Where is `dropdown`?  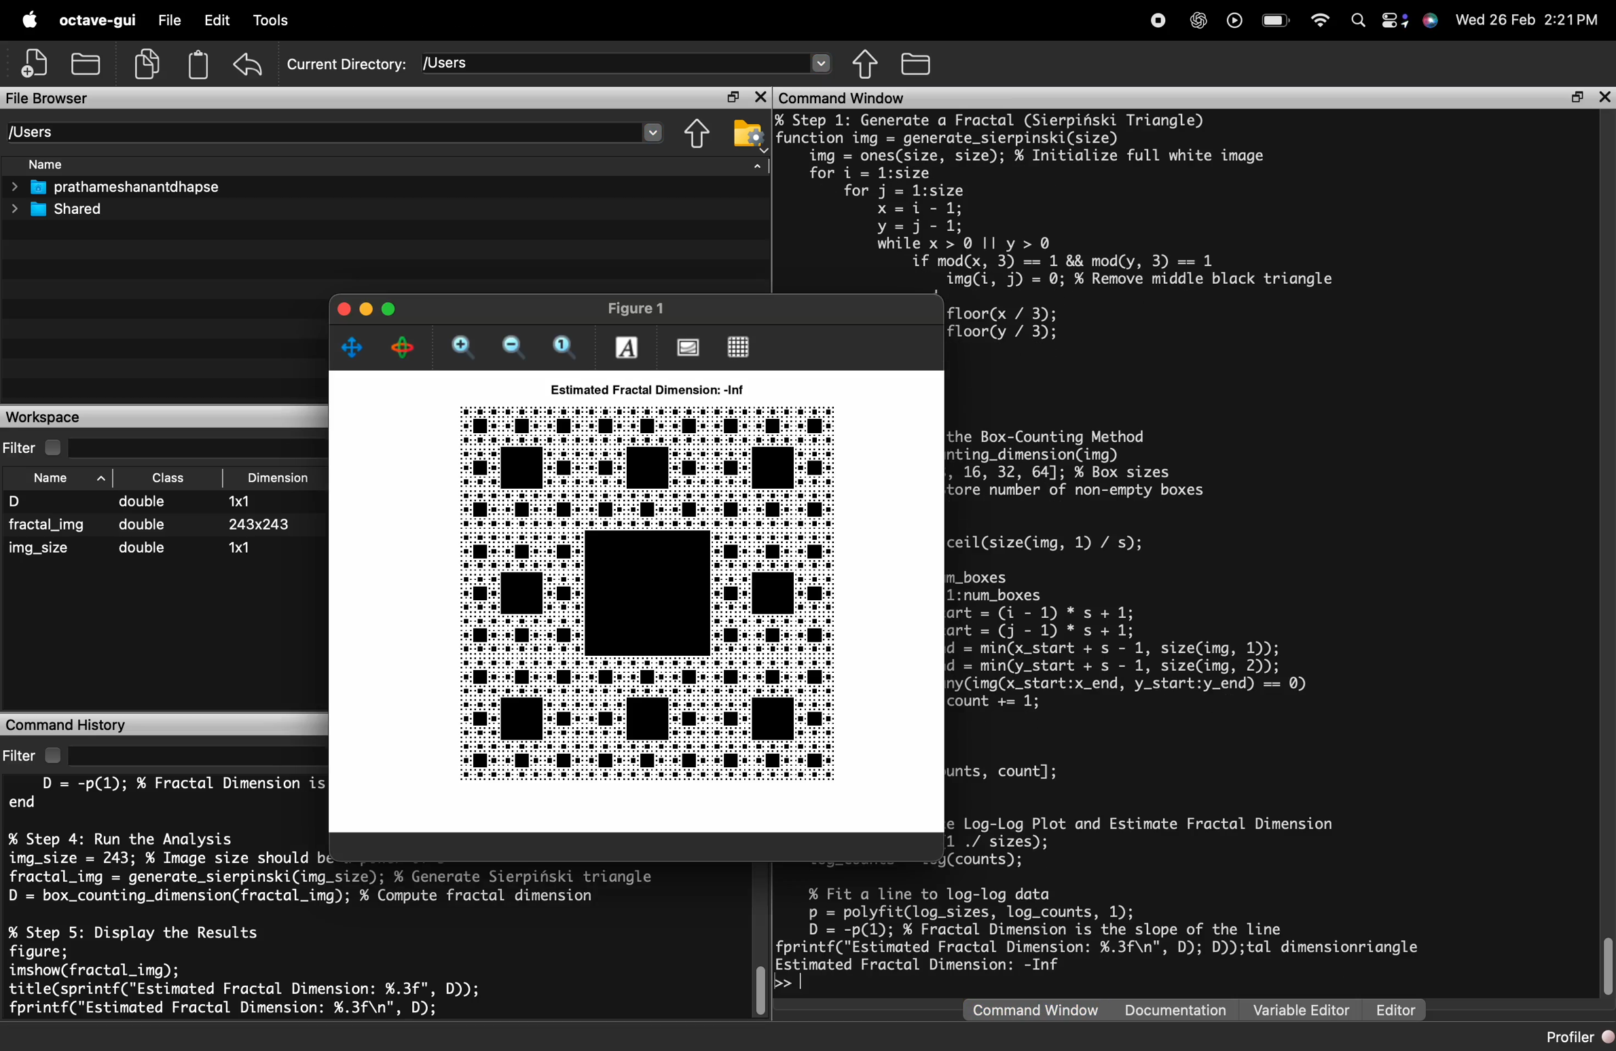 dropdown is located at coordinates (654, 132).